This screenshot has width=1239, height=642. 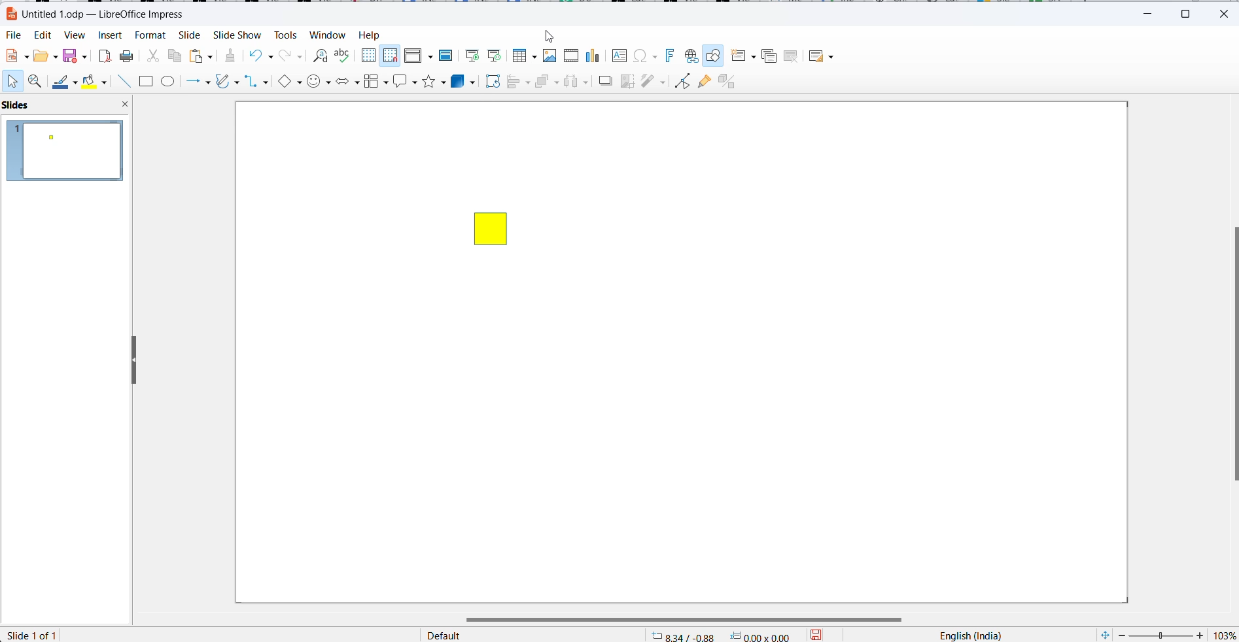 I want to click on slide preview, so click(x=66, y=151).